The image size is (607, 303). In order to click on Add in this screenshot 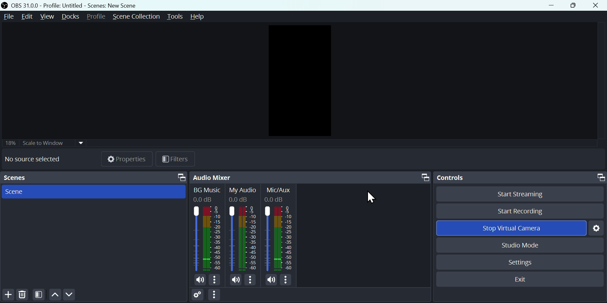, I will do `click(7, 295)`.